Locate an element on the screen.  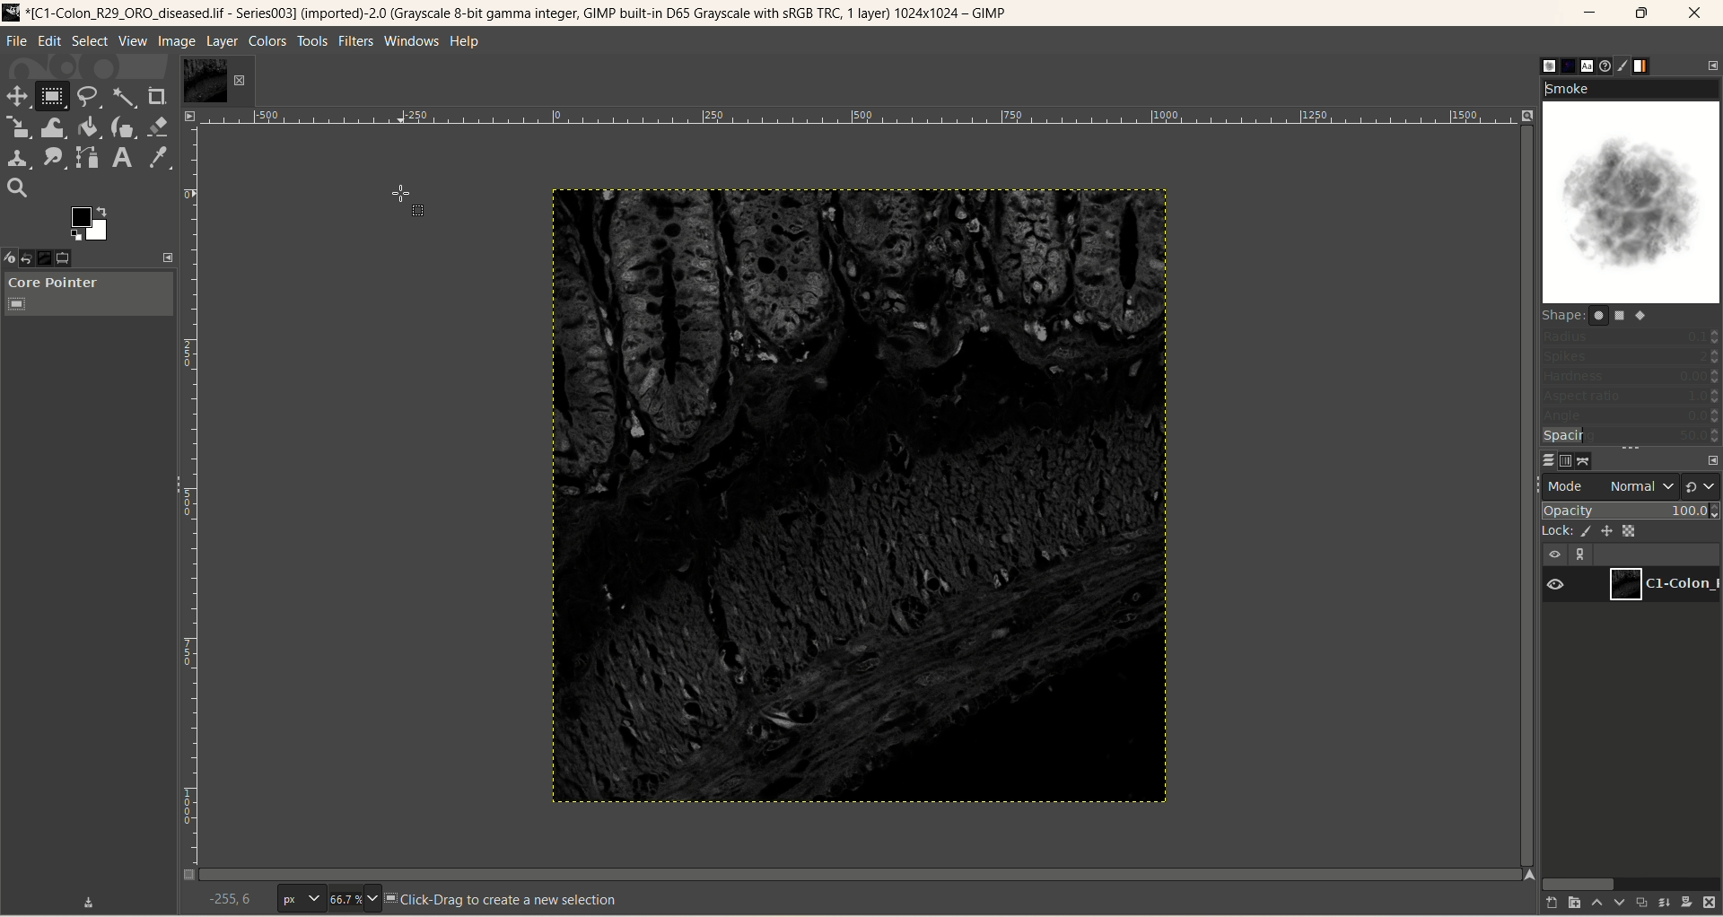
windows is located at coordinates (412, 41).